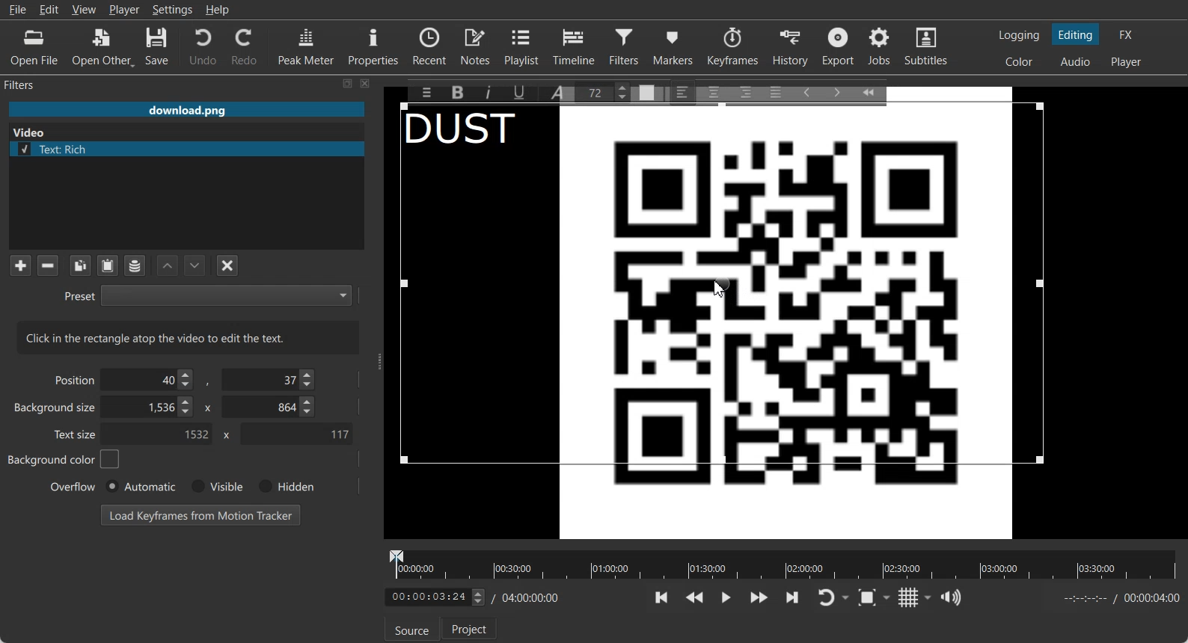 The image size is (1188, 643). What do you see at coordinates (80, 265) in the screenshot?
I see `Copy checked filters` at bounding box center [80, 265].